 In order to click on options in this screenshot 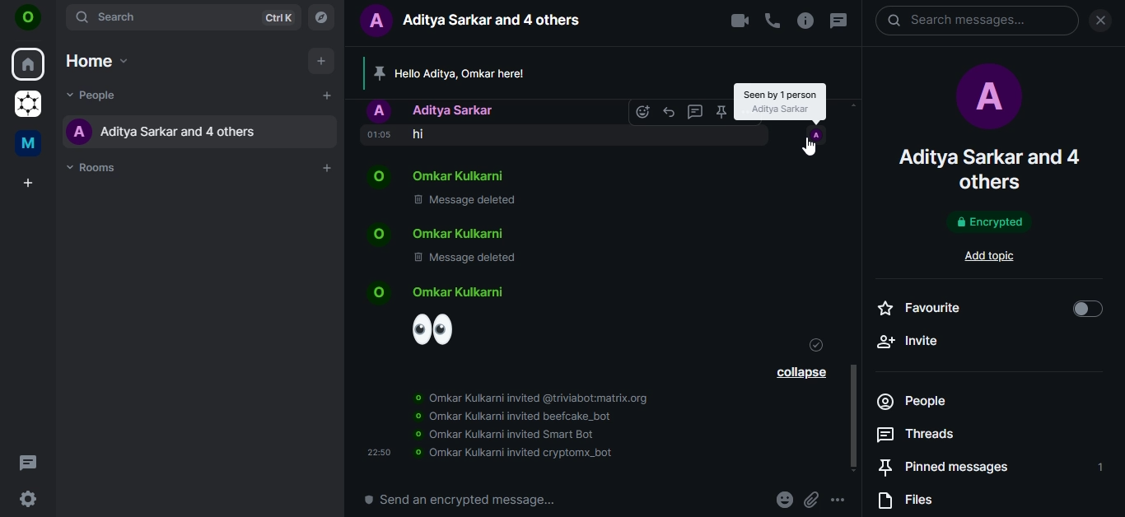, I will do `click(839, 500)`.